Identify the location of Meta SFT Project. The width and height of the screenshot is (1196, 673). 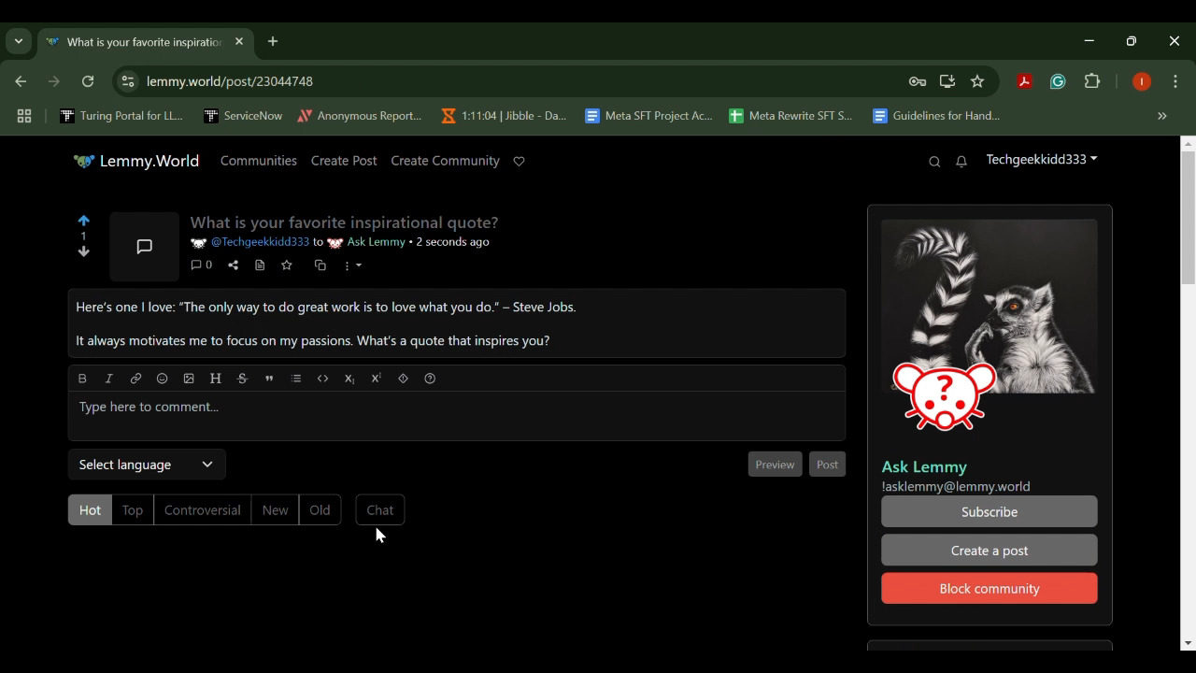
(648, 117).